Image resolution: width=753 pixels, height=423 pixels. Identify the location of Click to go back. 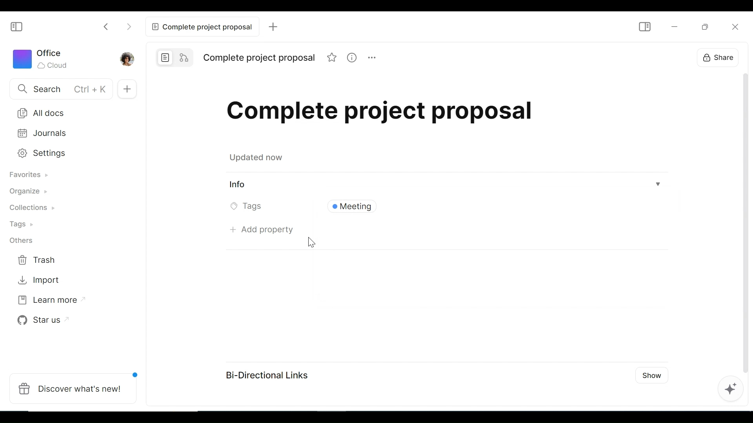
(103, 27).